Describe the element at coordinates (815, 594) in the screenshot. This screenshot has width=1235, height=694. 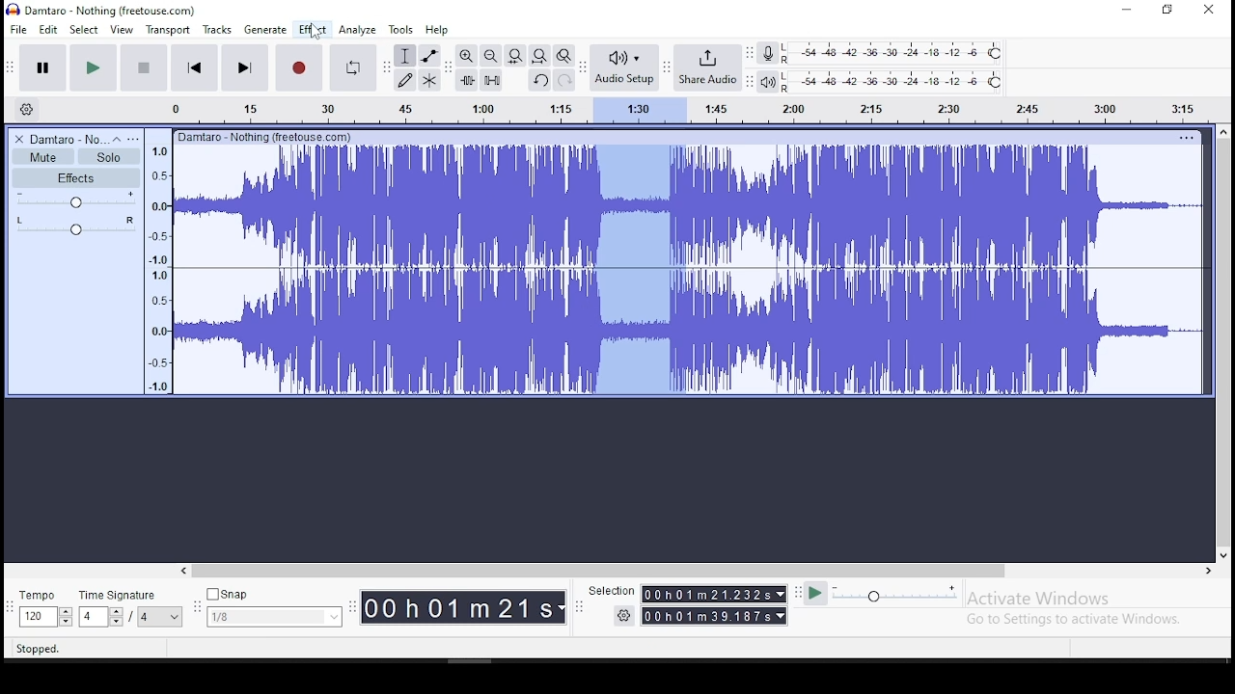
I see `Play` at that location.